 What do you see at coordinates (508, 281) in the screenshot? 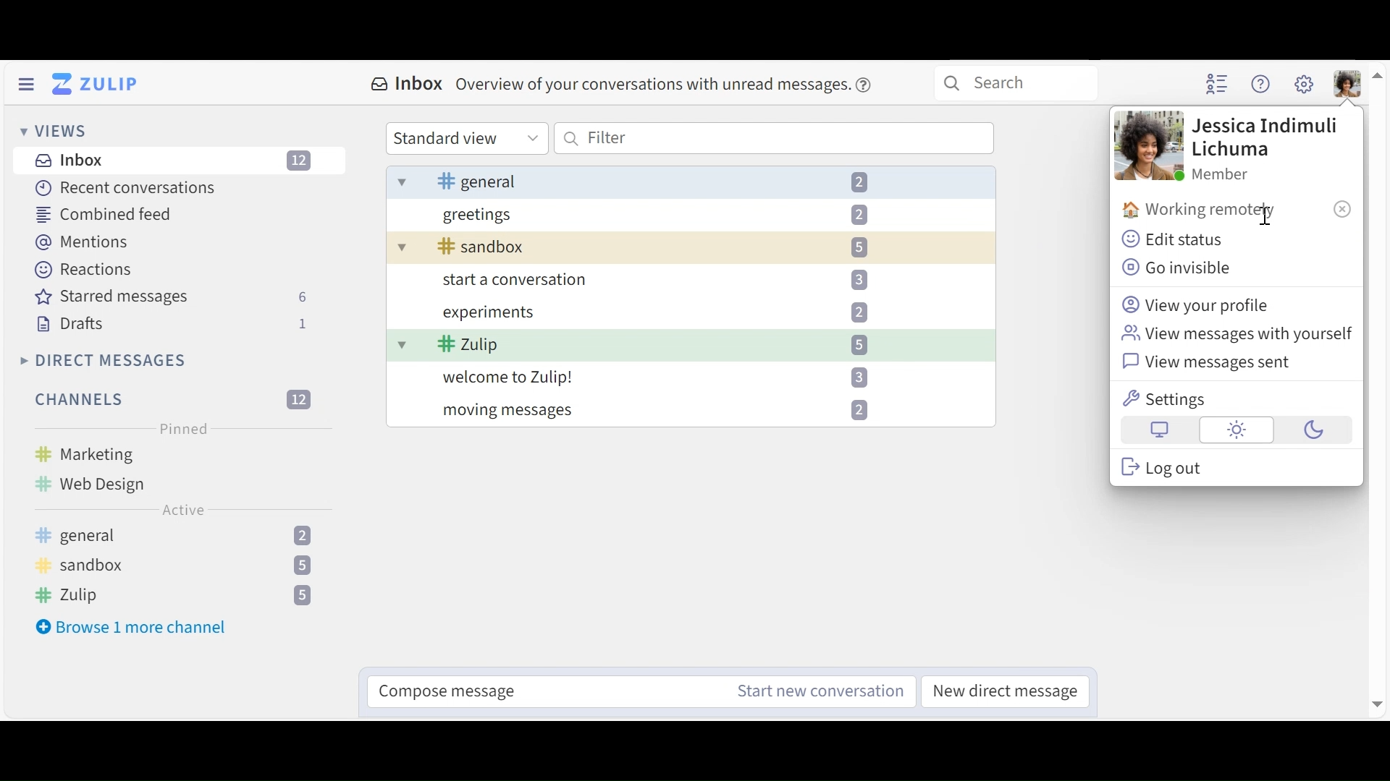
I see `start a conversation` at bounding box center [508, 281].